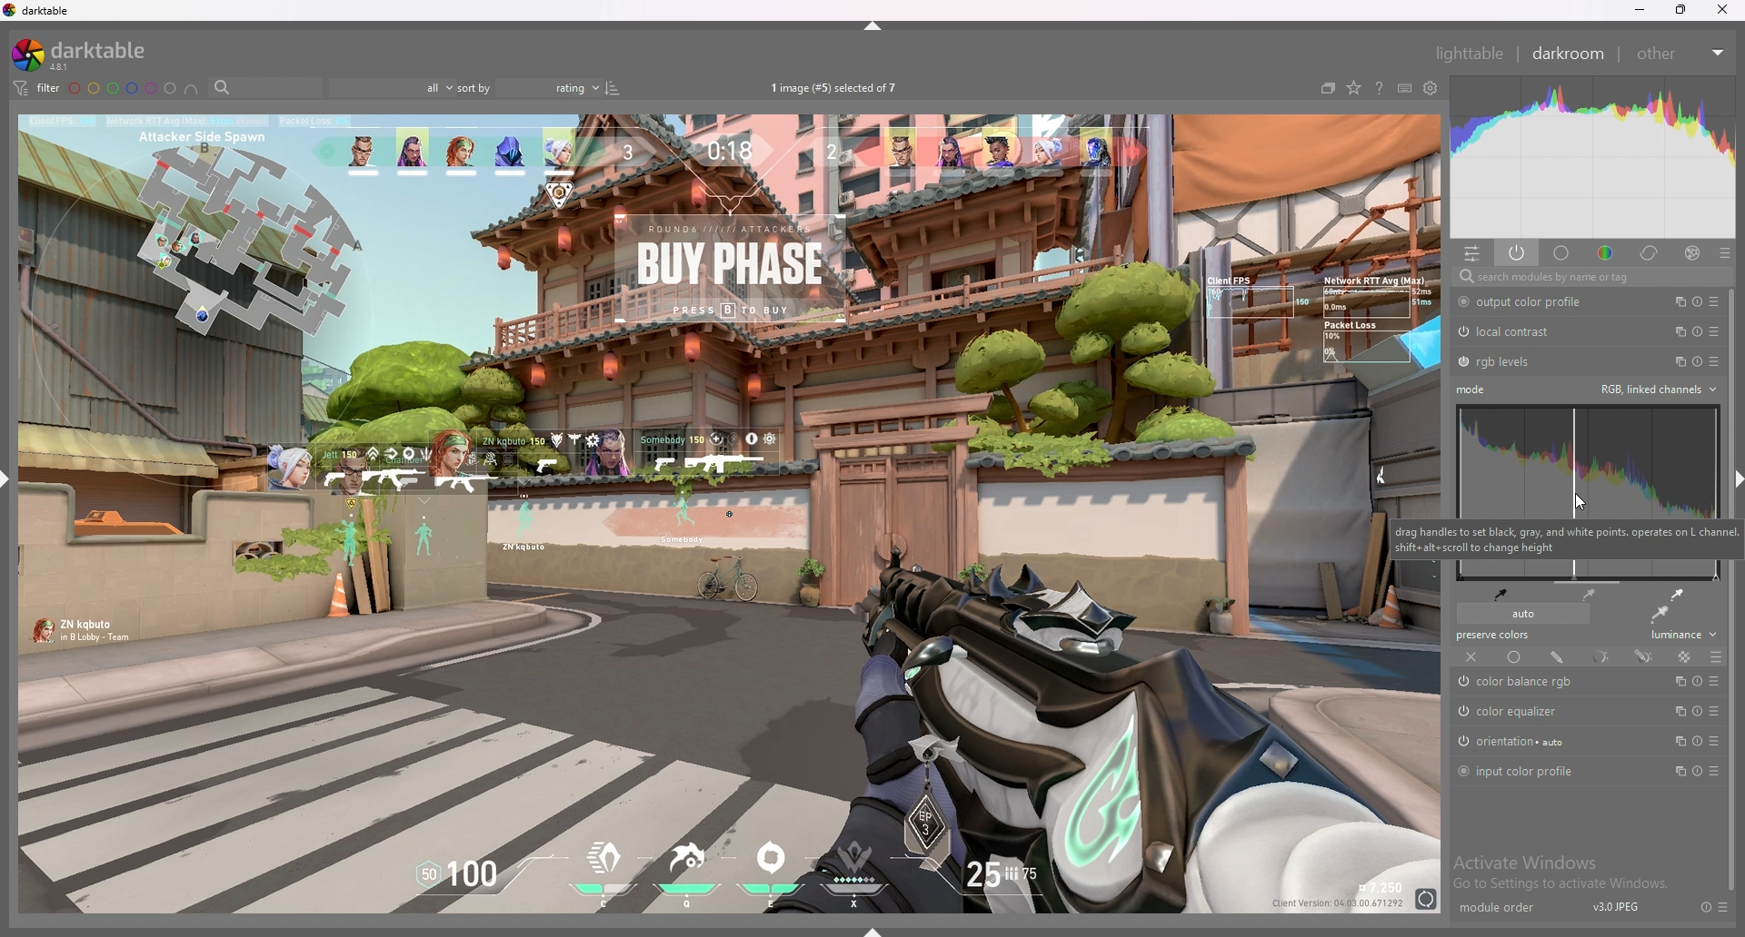 The width and height of the screenshot is (1745, 937). What do you see at coordinates (1687, 252) in the screenshot?
I see `effect` at bounding box center [1687, 252].